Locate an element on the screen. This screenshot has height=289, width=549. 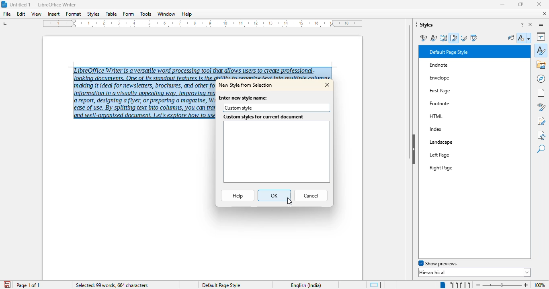
maximize is located at coordinates (520, 4).